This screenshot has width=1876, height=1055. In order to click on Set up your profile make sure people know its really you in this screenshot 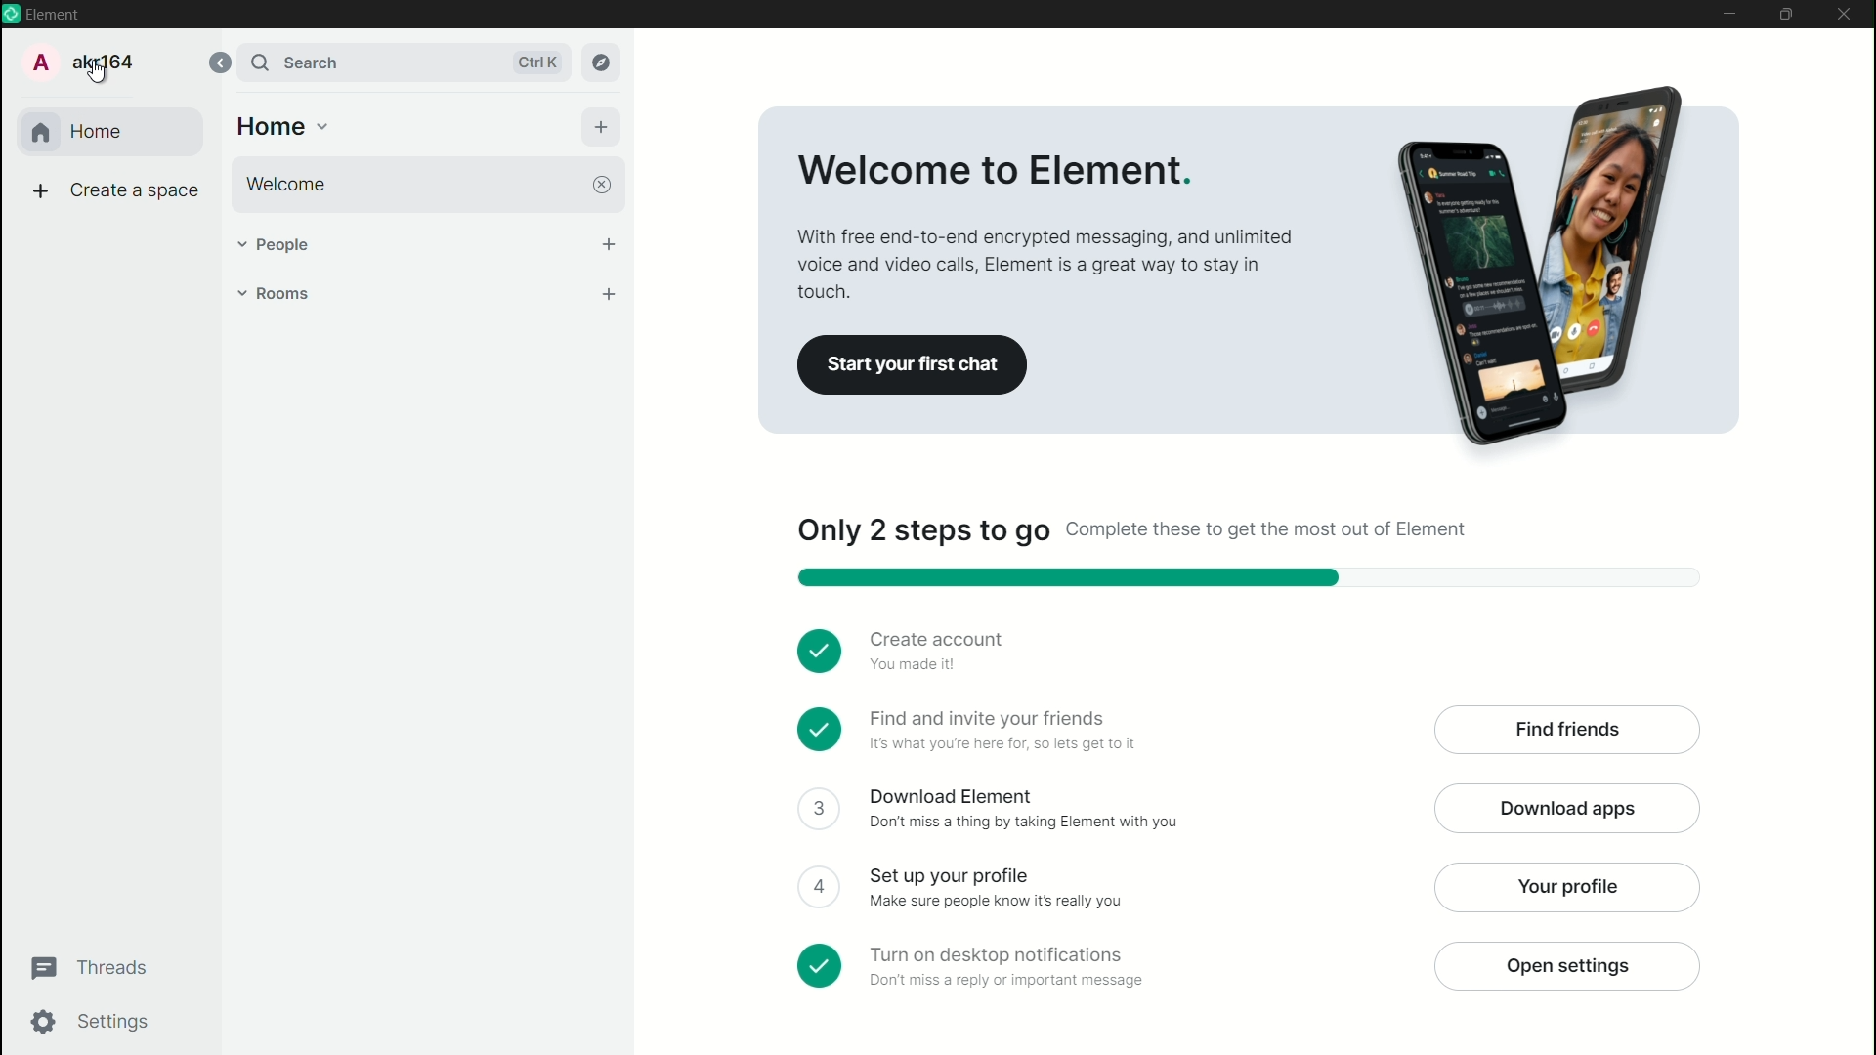, I will do `click(1002, 885)`.